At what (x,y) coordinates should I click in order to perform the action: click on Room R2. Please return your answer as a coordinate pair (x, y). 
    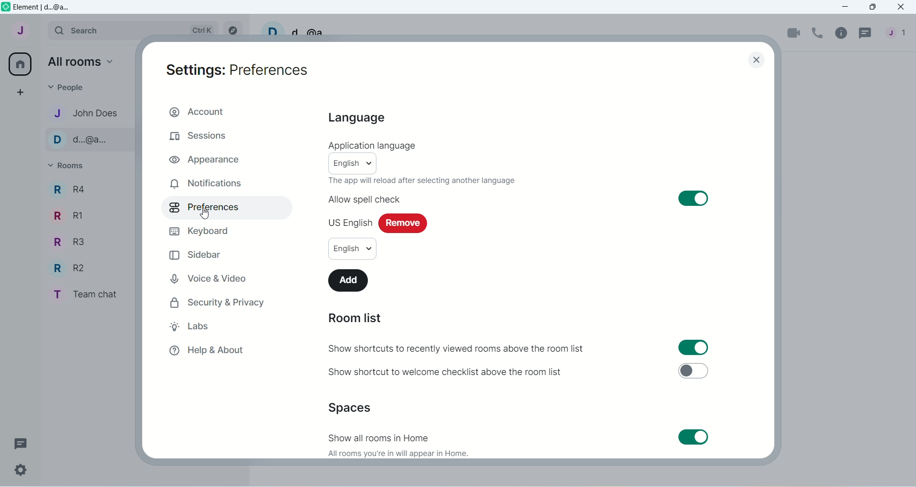
    Looking at the image, I should click on (69, 266).